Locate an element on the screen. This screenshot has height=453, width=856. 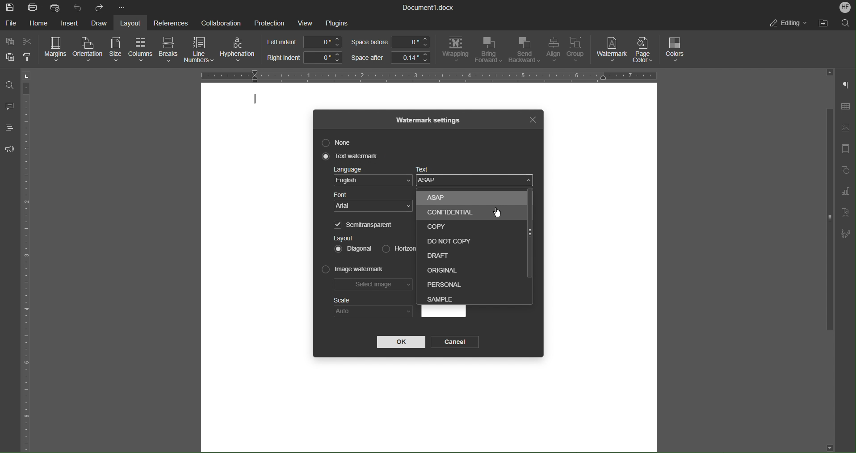
Auto is located at coordinates (373, 311).